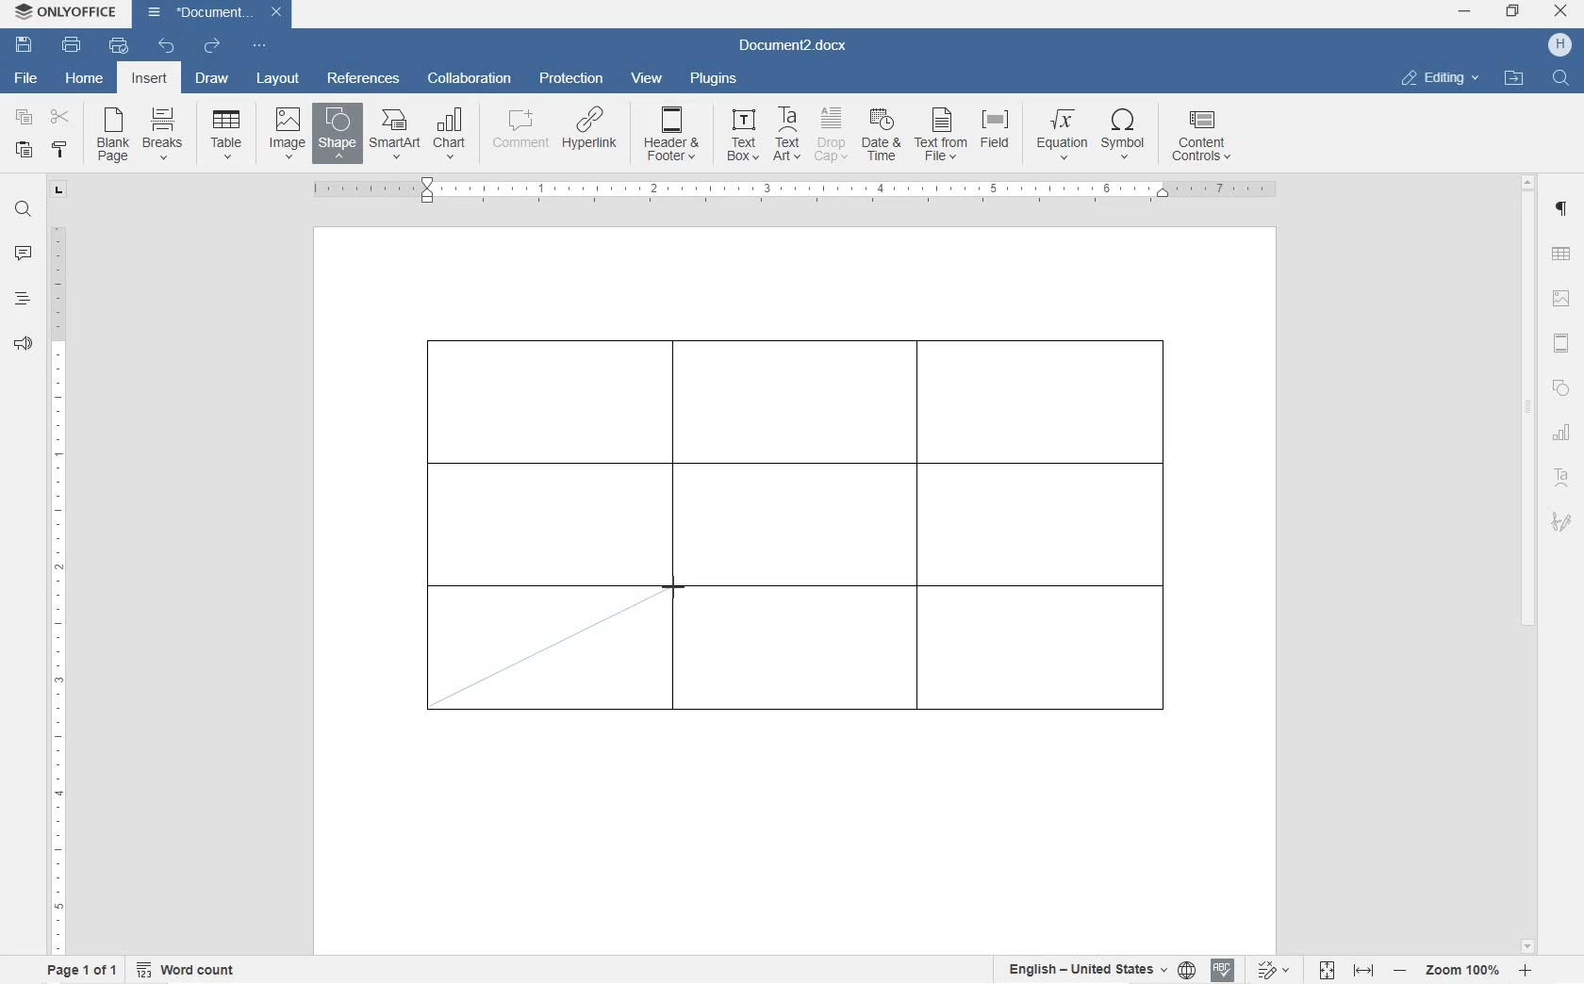  Describe the element at coordinates (1559, 45) in the screenshot. I see `HP` at that location.